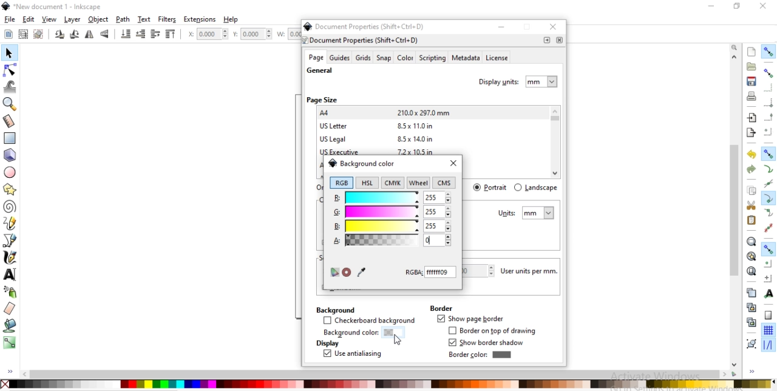  What do you see at coordinates (73, 35) in the screenshot?
I see `rotate 90 clockwise` at bounding box center [73, 35].